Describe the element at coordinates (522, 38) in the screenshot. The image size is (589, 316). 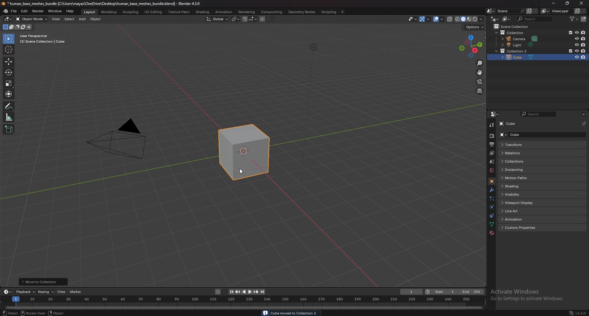
I see `camera` at that location.